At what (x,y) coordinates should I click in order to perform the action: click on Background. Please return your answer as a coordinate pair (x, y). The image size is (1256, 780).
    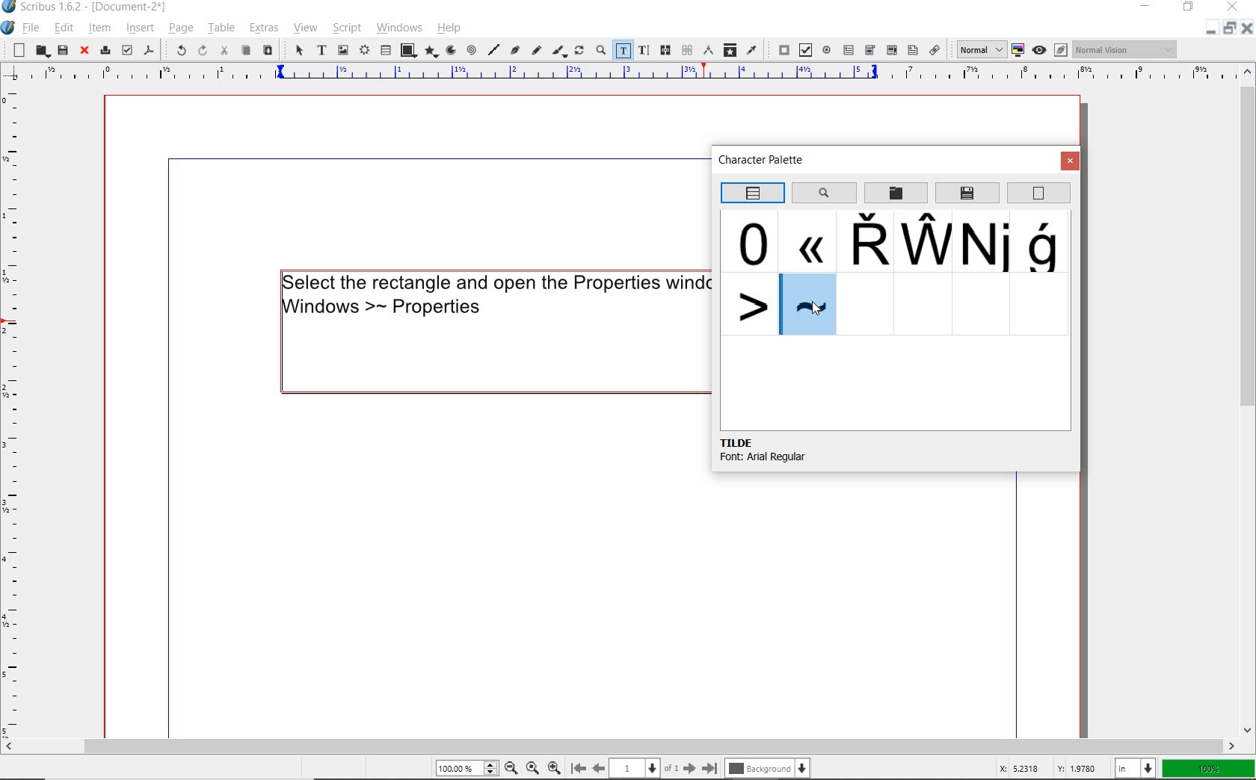
    Looking at the image, I should click on (770, 767).